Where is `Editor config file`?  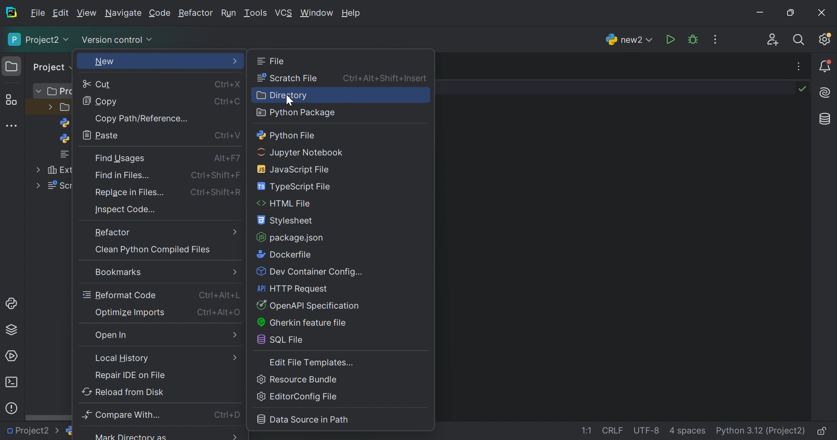
Editor config file is located at coordinates (297, 396).